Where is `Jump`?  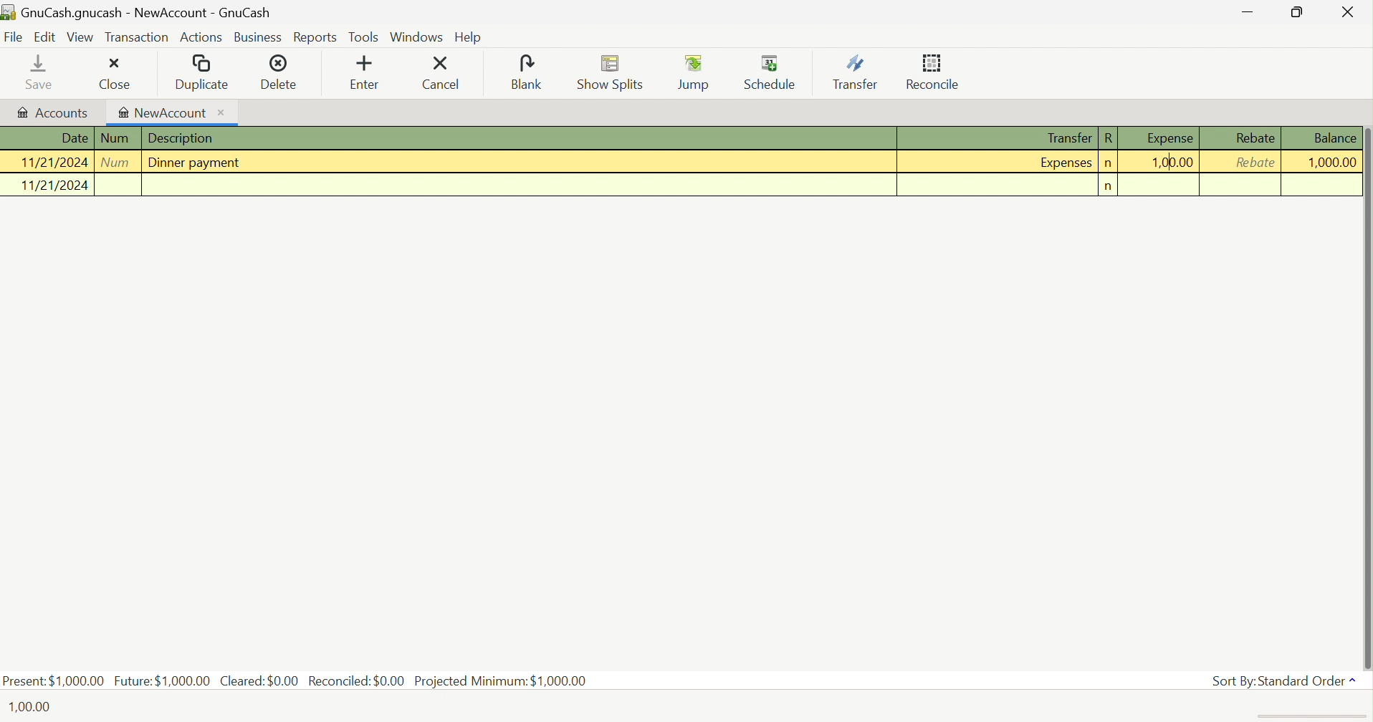 Jump is located at coordinates (694, 72).